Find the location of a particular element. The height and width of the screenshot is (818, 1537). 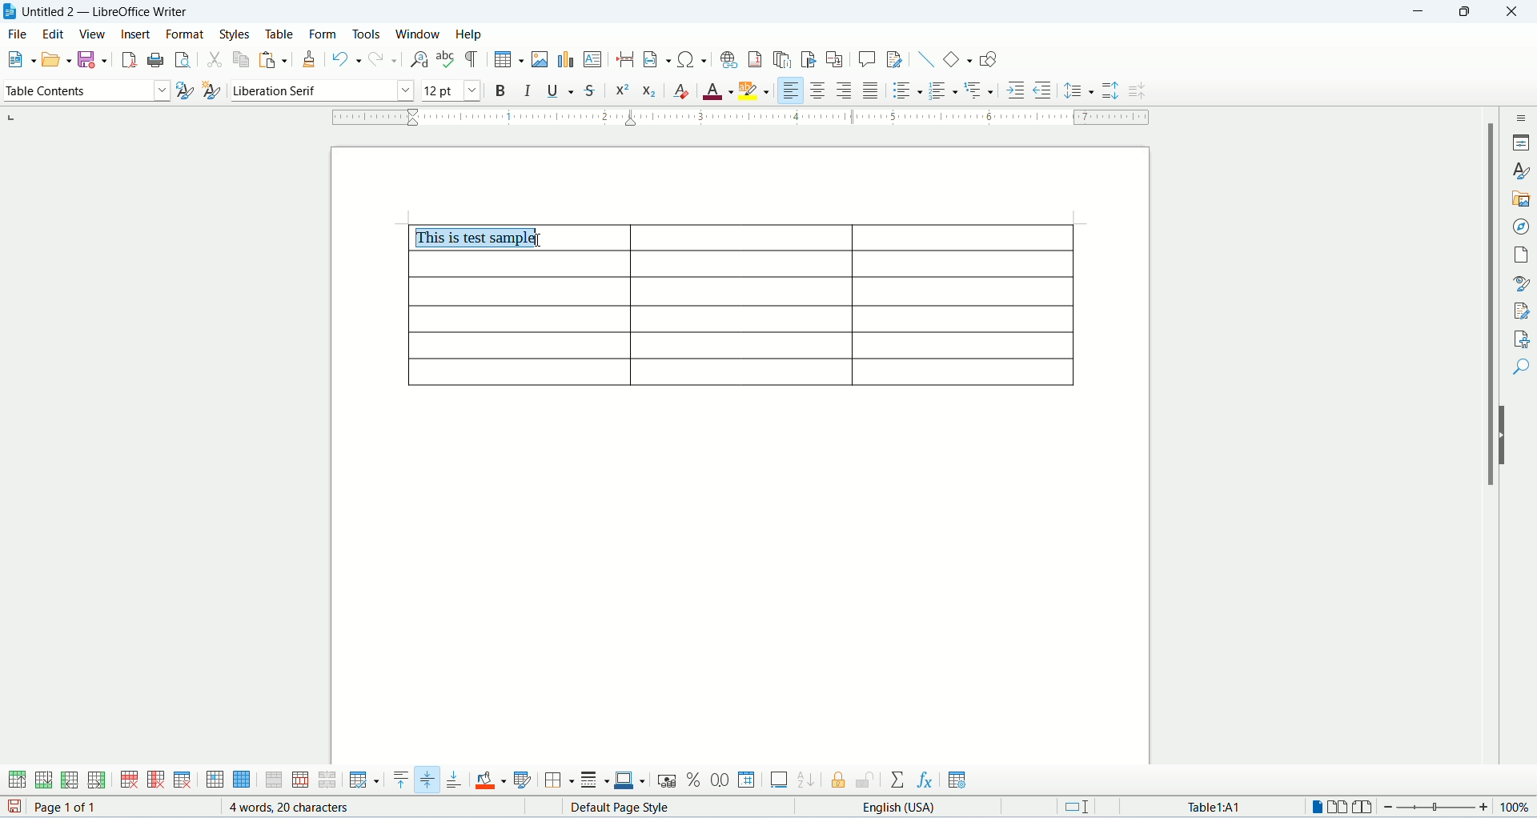

maximize is located at coordinates (1469, 12).